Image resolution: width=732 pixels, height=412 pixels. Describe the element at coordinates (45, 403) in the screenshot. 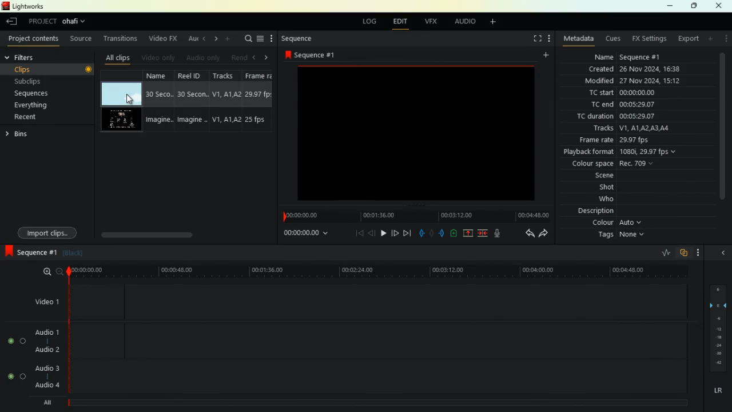

I see `all` at that location.